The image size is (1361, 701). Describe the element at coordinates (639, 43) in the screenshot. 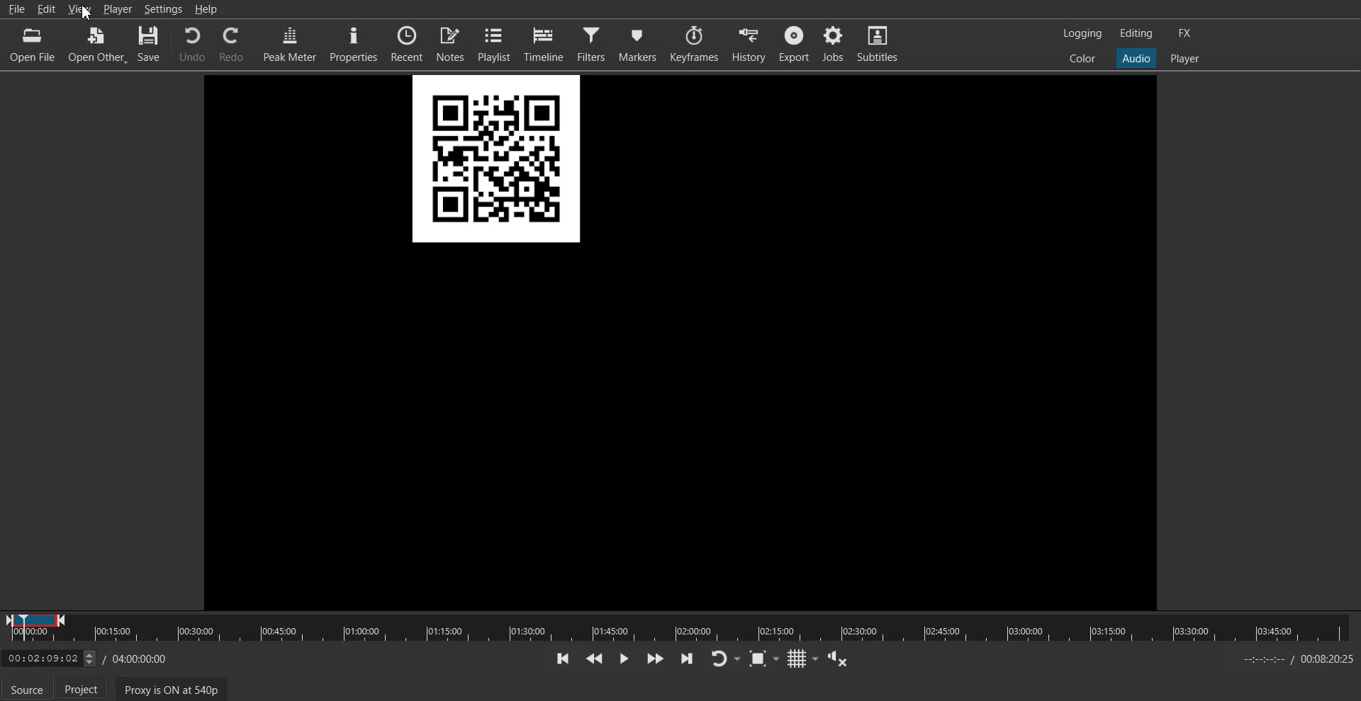

I see `Markers` at that location.